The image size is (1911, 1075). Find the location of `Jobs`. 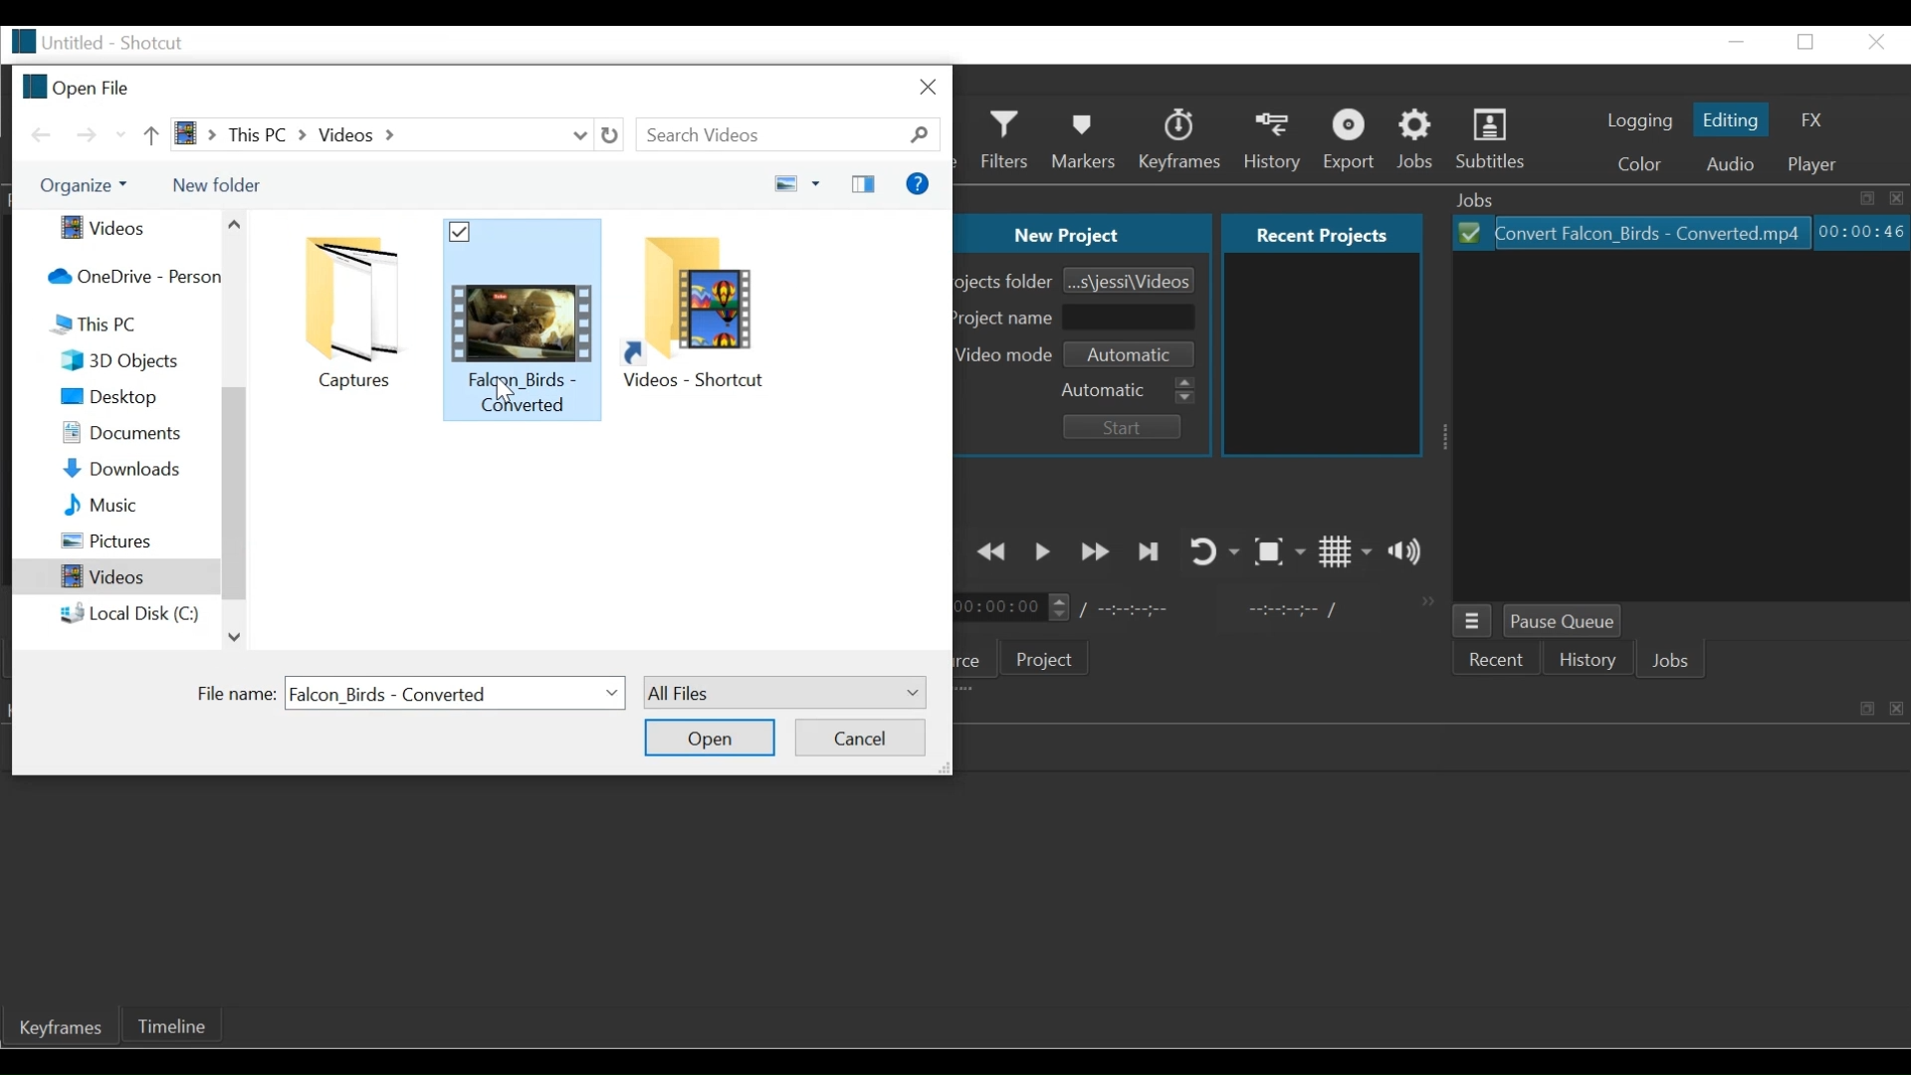

Jobs is located at coordinates (1416, 141).